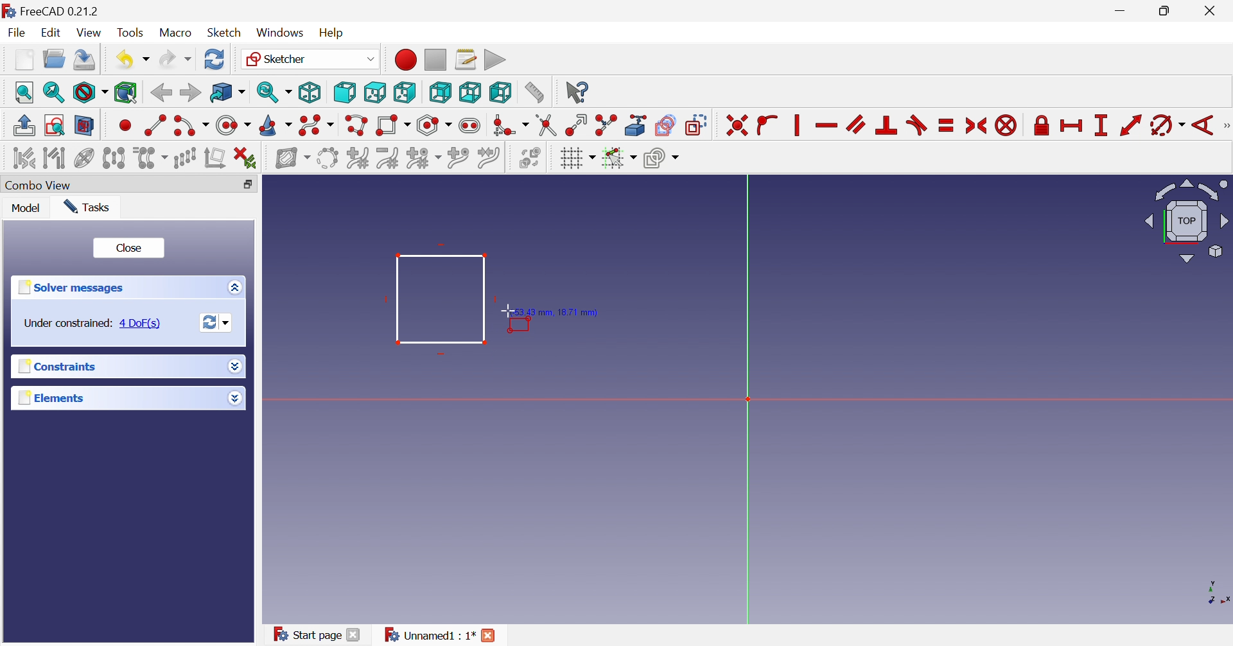 This screenshot has height=646, width=1233. What do you see at coordinates (376, 92) in the screenshot?
I see `Top` at bounding box center [376, 92].